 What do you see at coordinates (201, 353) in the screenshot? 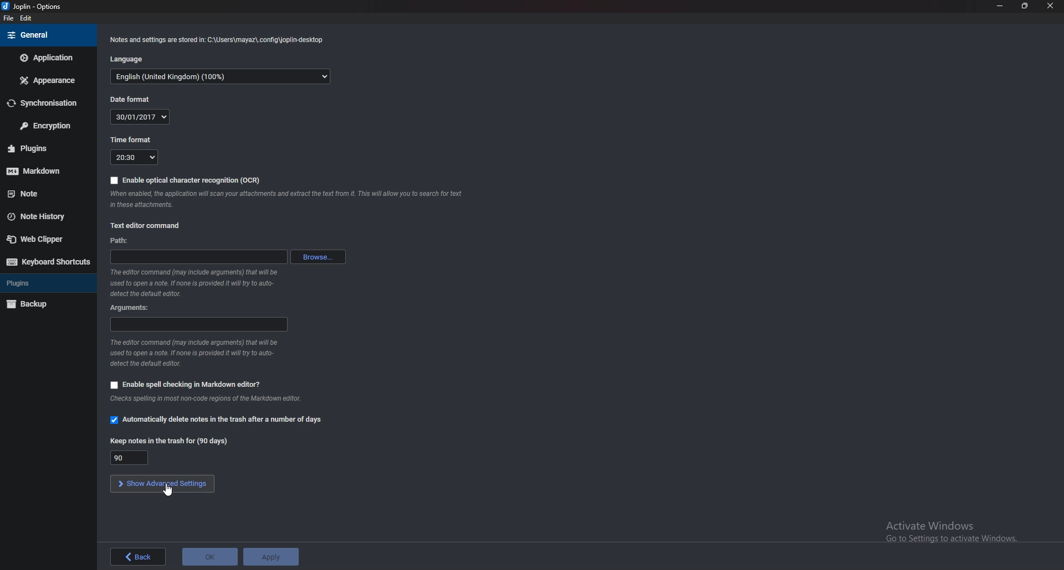
I see `Info on editor command` at bounding box center [201, 353].